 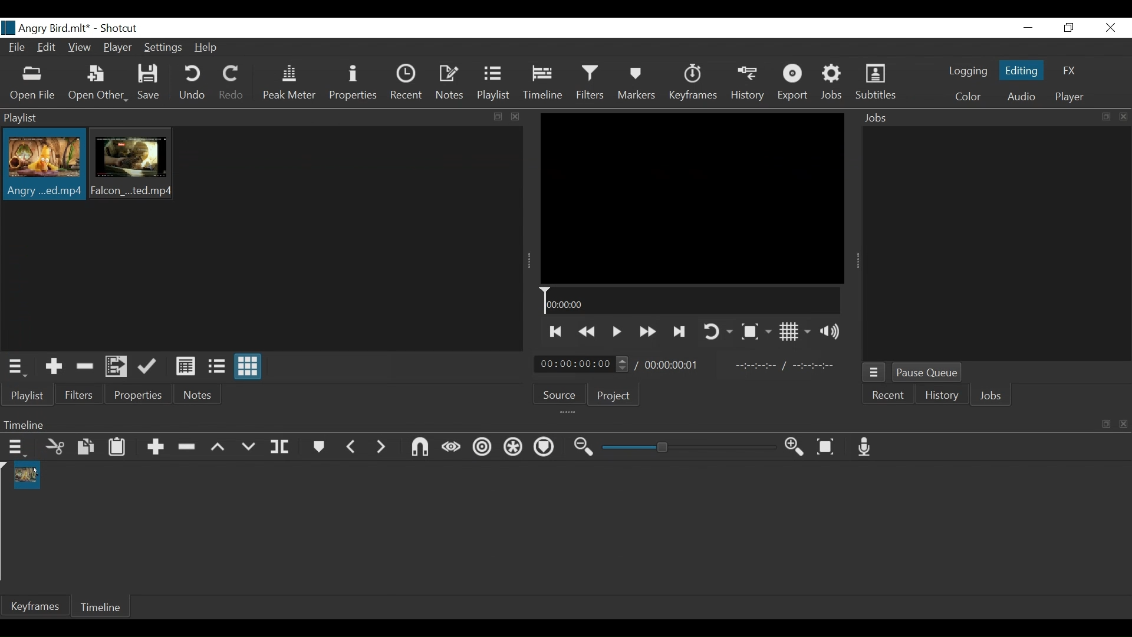 What do you see at coordinates (1067, 28) in the screenshot?
I see `Restore` at bounding box center [1067, 28].